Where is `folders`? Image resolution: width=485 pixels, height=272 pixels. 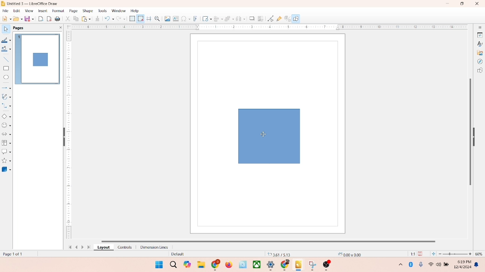 folders is located at coordinates (201, 264).